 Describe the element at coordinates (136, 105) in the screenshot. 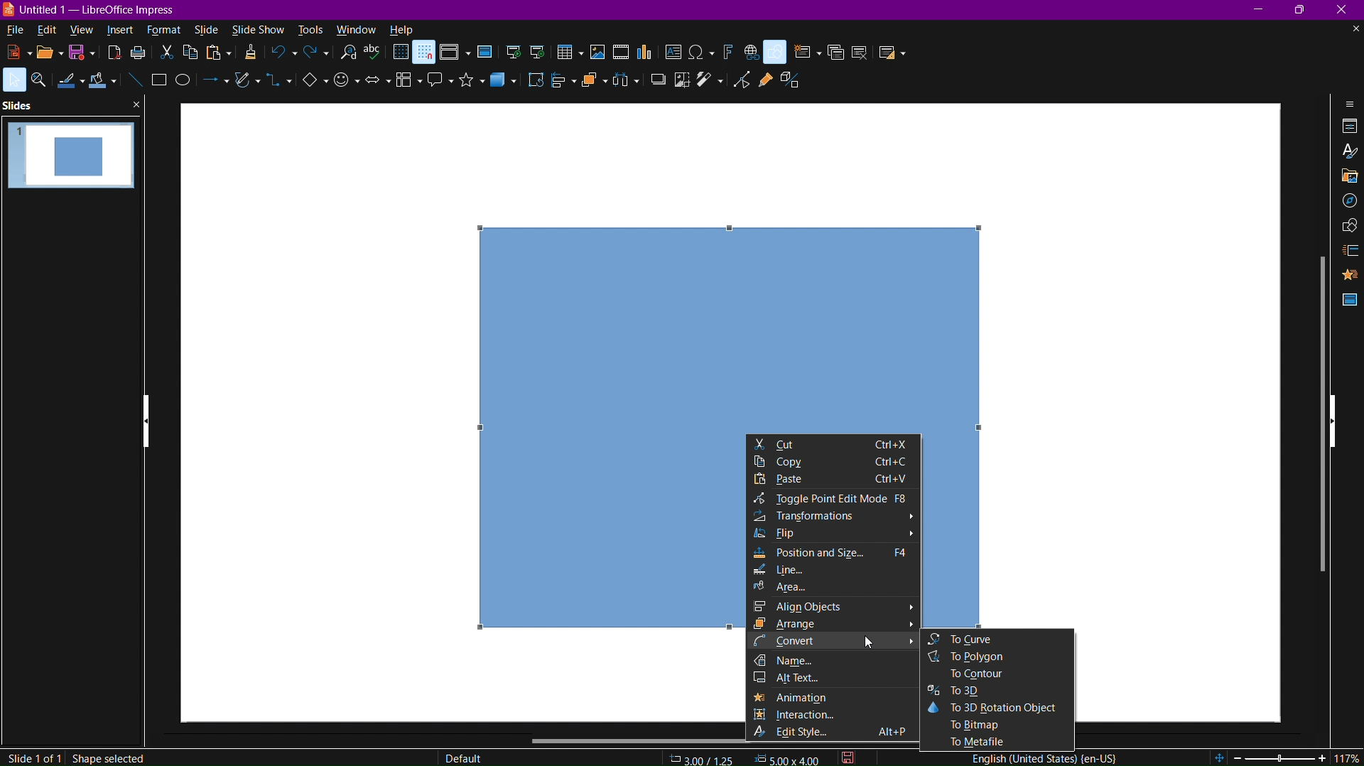

I see `close pane` at that location.